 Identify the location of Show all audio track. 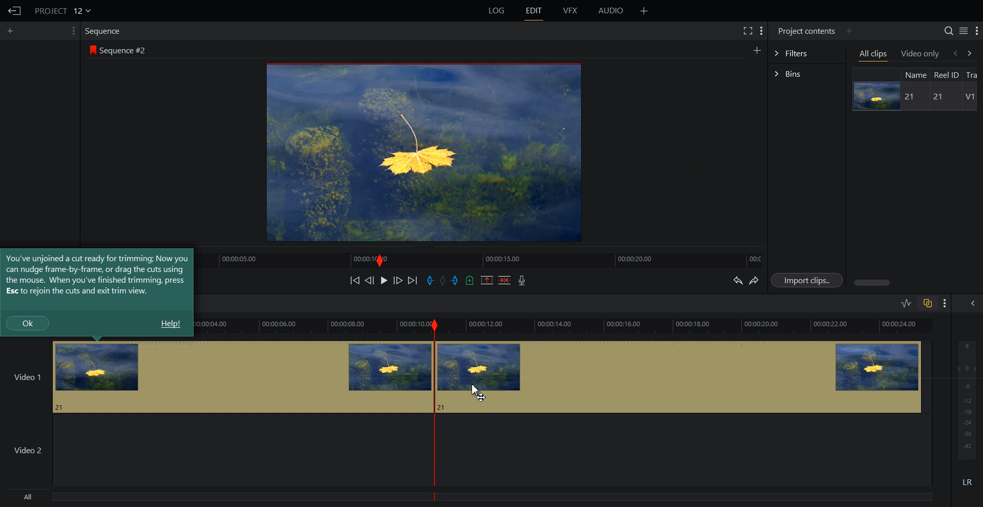
(973, 303).